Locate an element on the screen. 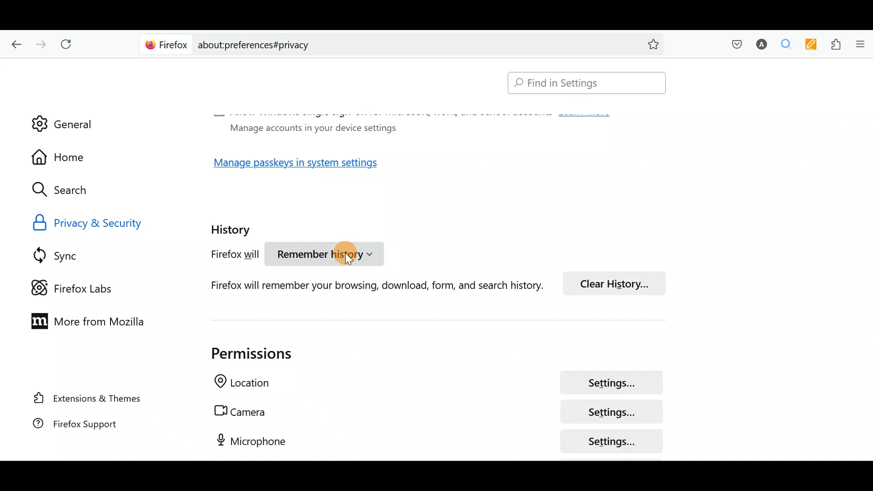 The image size is (873, 491). General is located at coordinates (62, 118).